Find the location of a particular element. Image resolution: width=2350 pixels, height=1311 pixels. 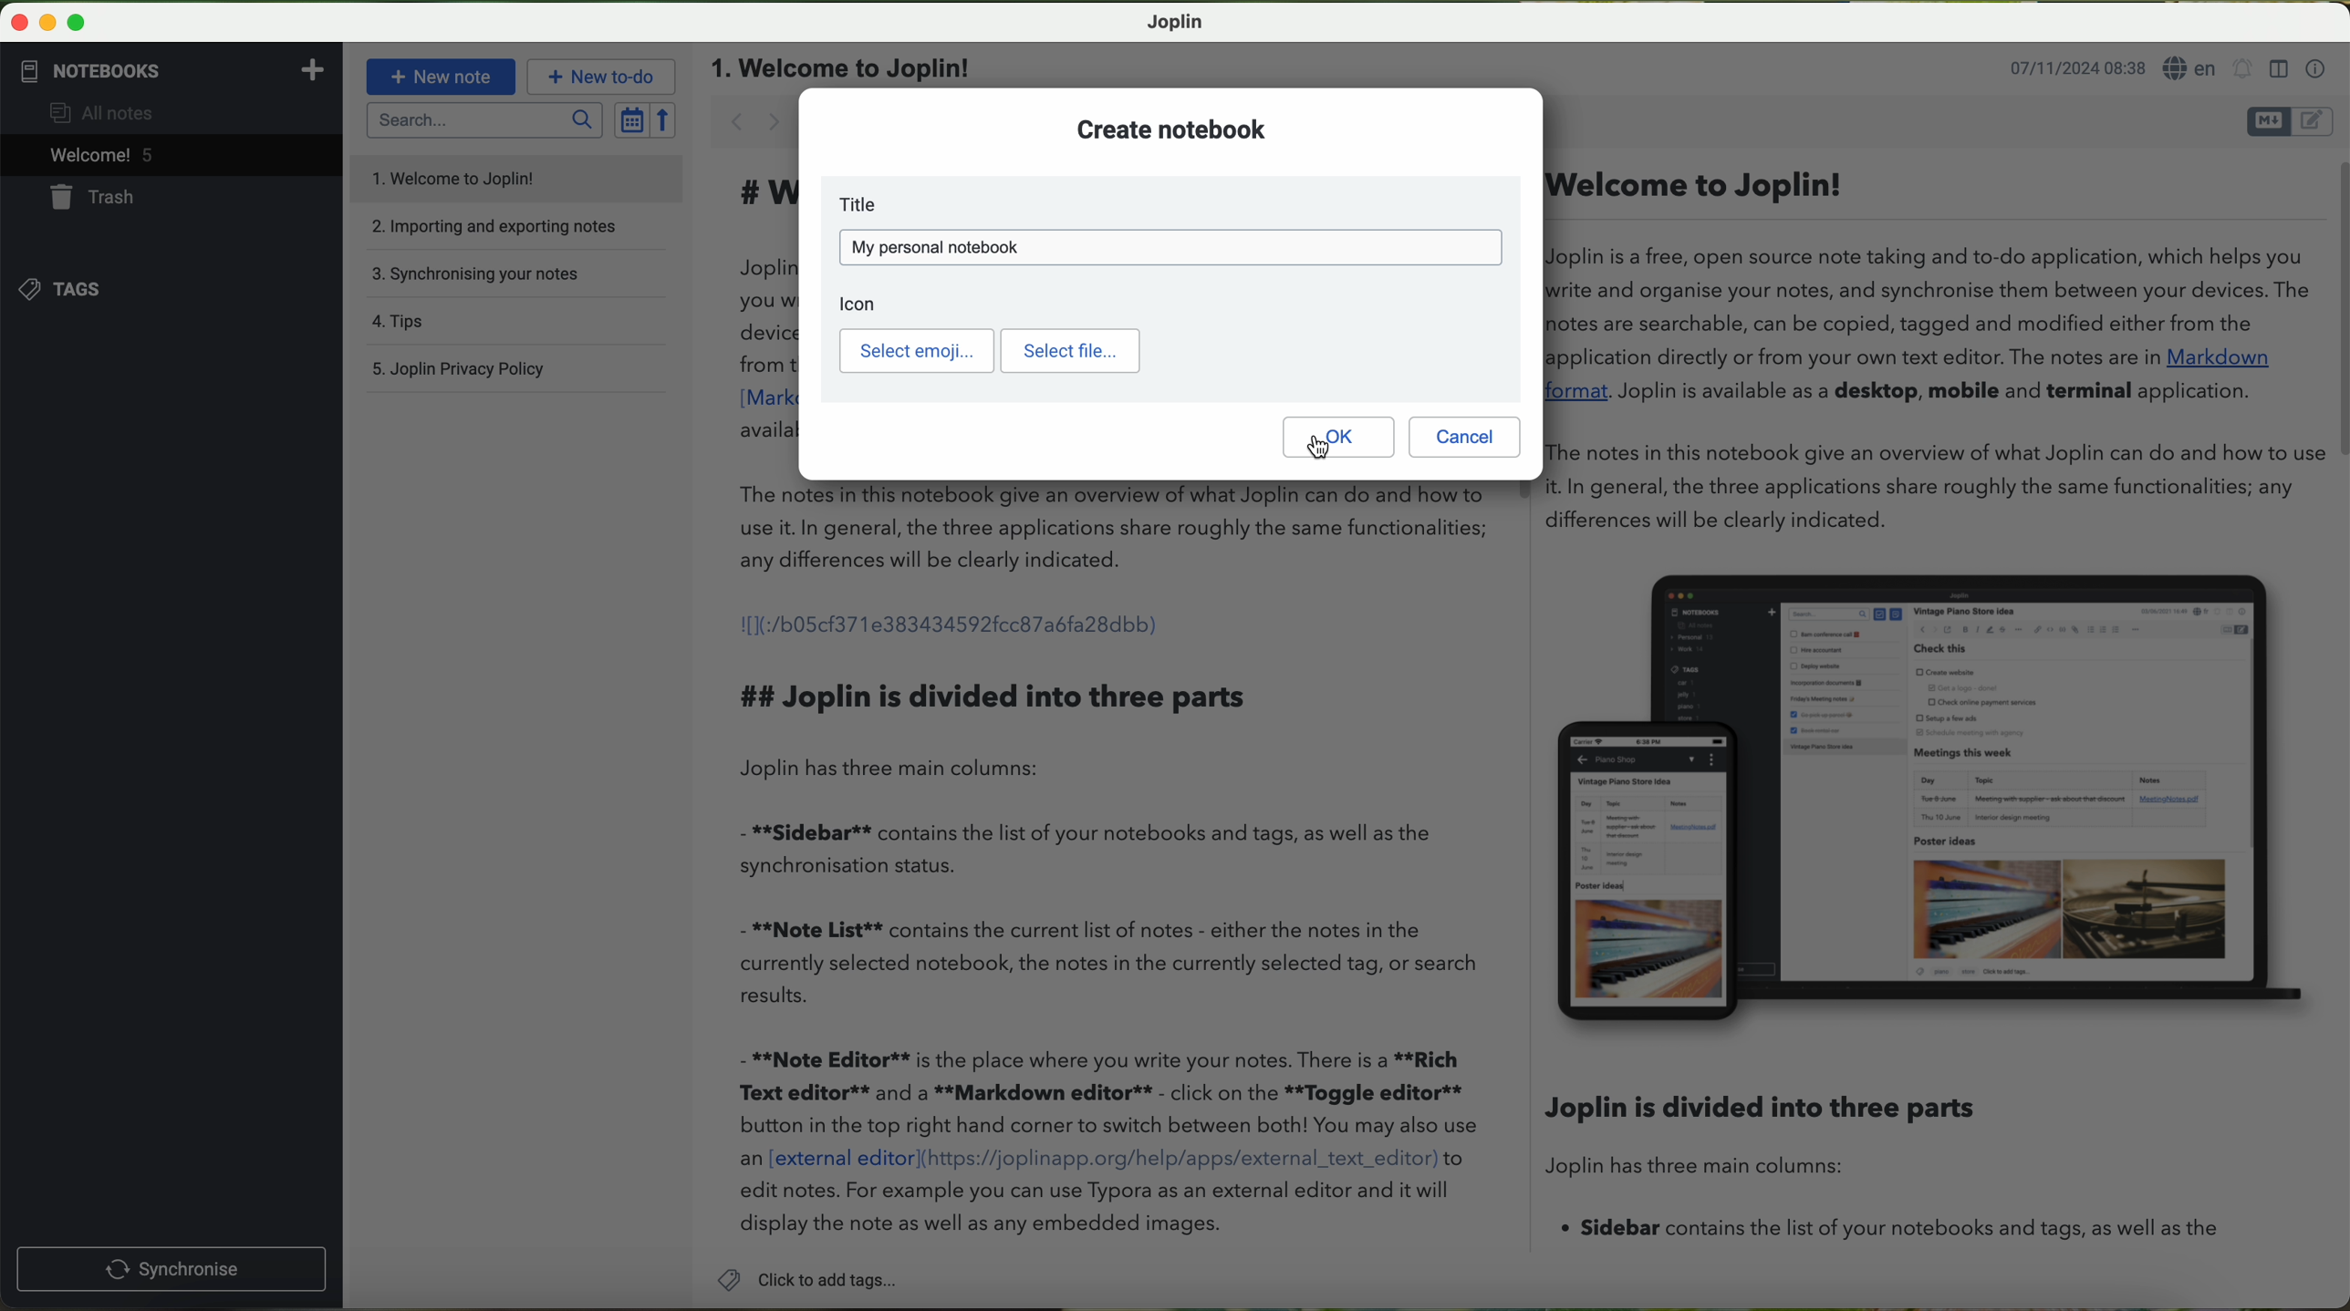

search bar is located at coordinates (484, 121).